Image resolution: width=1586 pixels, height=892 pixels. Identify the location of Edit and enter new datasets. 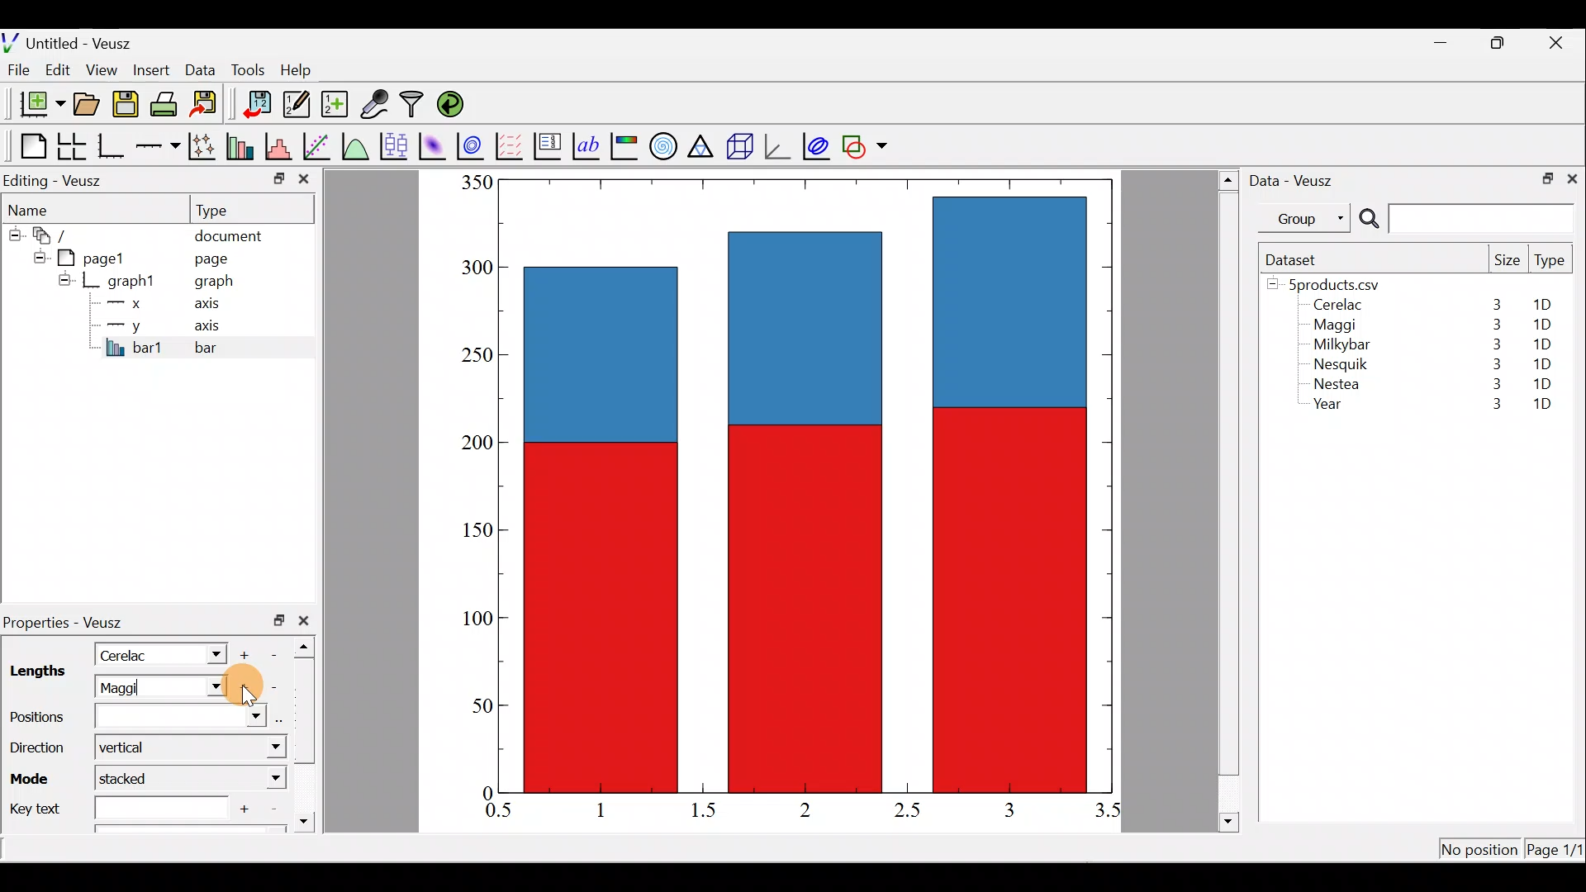
(297, 105).